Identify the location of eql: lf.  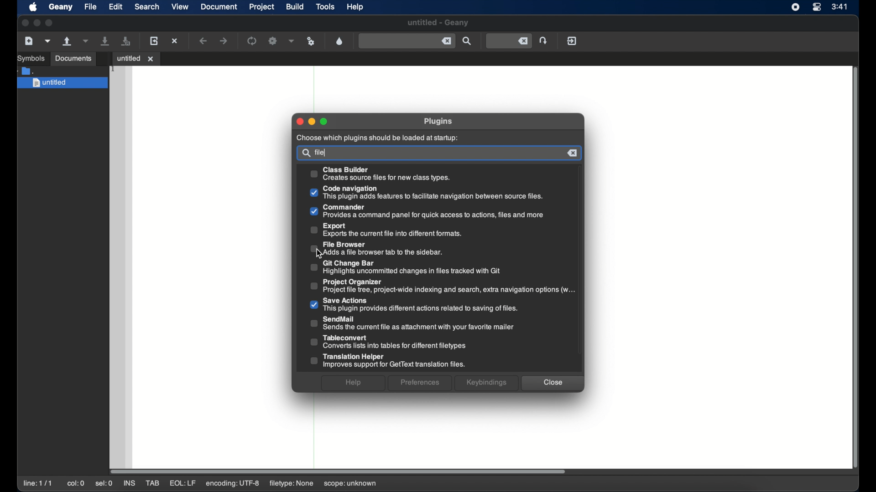
(182, 483).